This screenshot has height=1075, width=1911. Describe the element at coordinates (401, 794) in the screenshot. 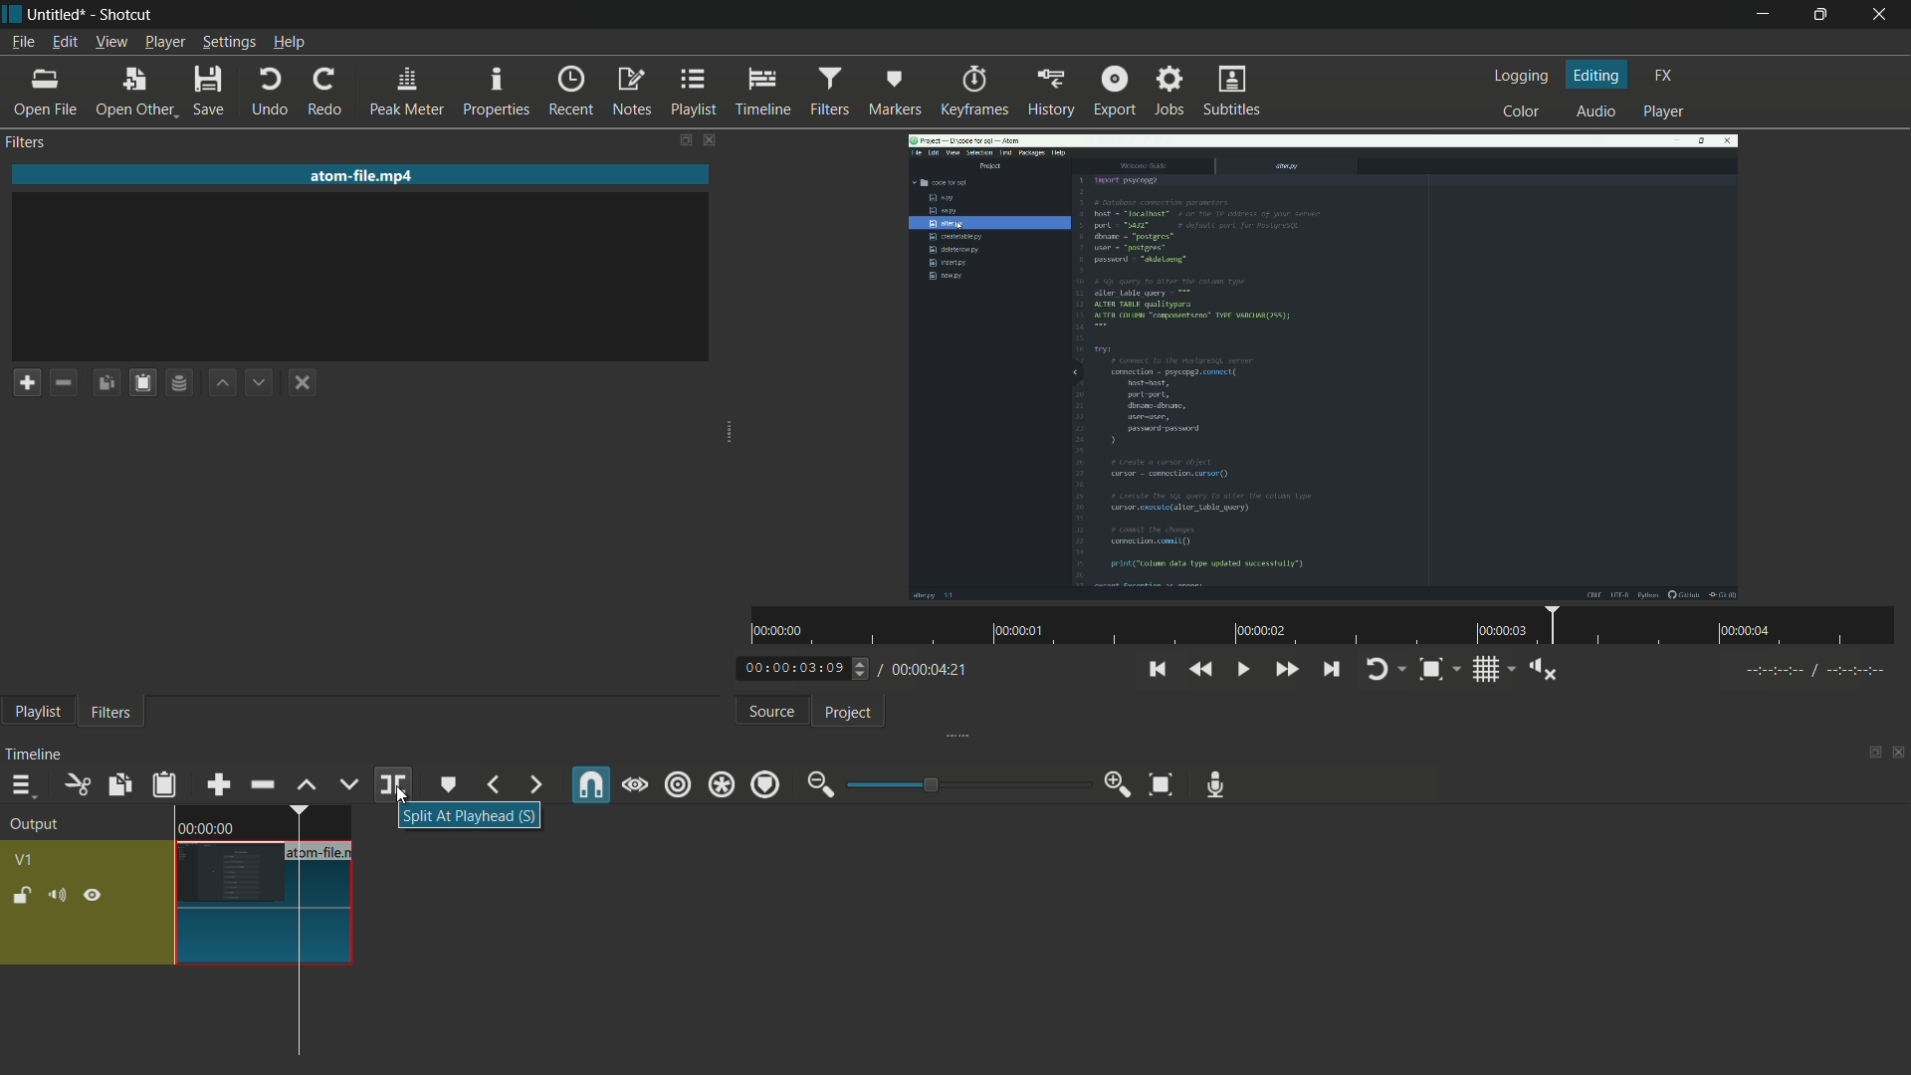

I see `cursor` at that location.